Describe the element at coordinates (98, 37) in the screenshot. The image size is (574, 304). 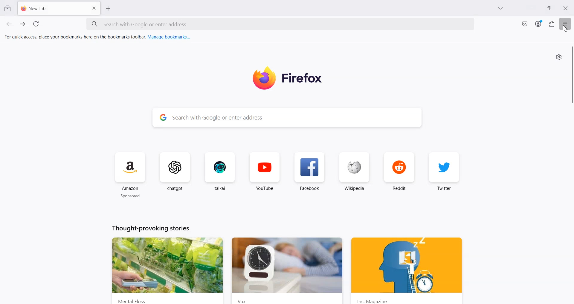
I see `For quick access, place your bookmarks here on the bookmarks toolbar. Manage bookmarks...` at that location.